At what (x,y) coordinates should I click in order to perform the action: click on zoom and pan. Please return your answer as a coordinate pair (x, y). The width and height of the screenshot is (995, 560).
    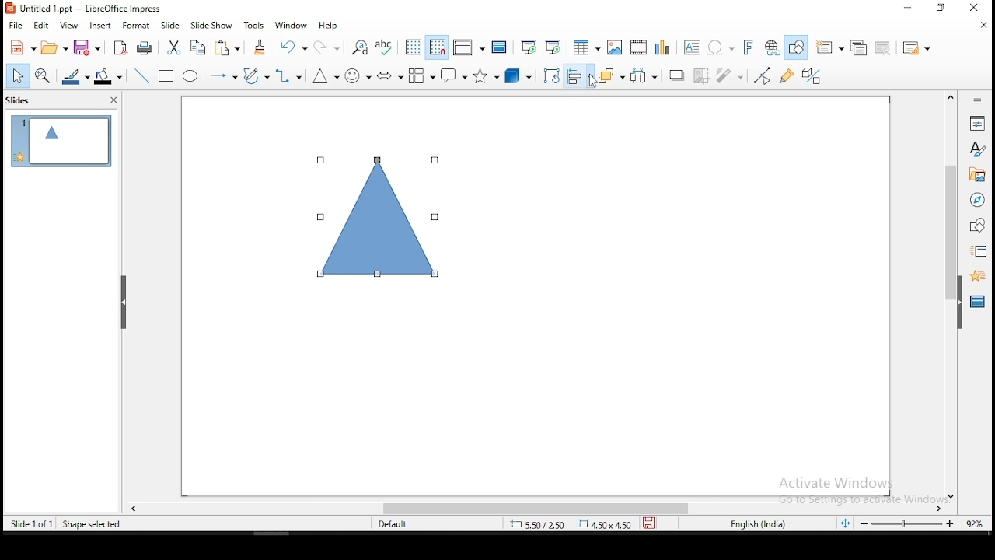
    Looking at the image, I should click on (45, 75).